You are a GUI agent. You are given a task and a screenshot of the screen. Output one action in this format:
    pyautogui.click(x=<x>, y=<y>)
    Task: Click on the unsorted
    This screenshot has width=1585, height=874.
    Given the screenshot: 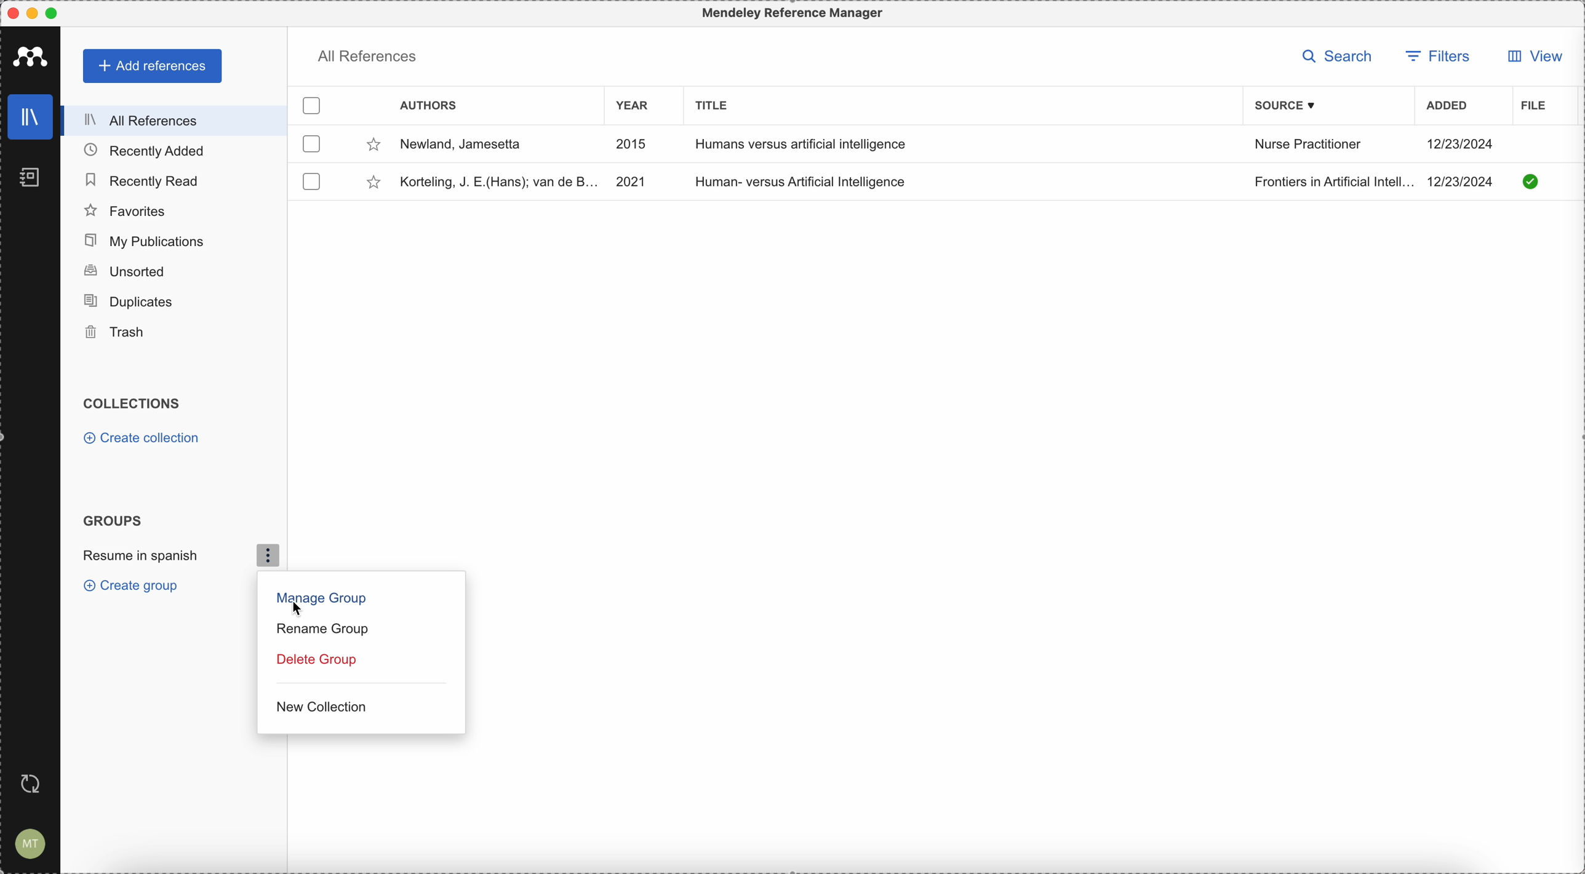 What is the action you would take?
    pyautogui.click(x=125, y=270)
    